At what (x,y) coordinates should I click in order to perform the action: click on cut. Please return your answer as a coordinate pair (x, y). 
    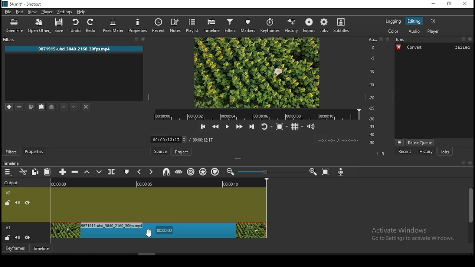
    Looking at the image, I should click on (23, 172).